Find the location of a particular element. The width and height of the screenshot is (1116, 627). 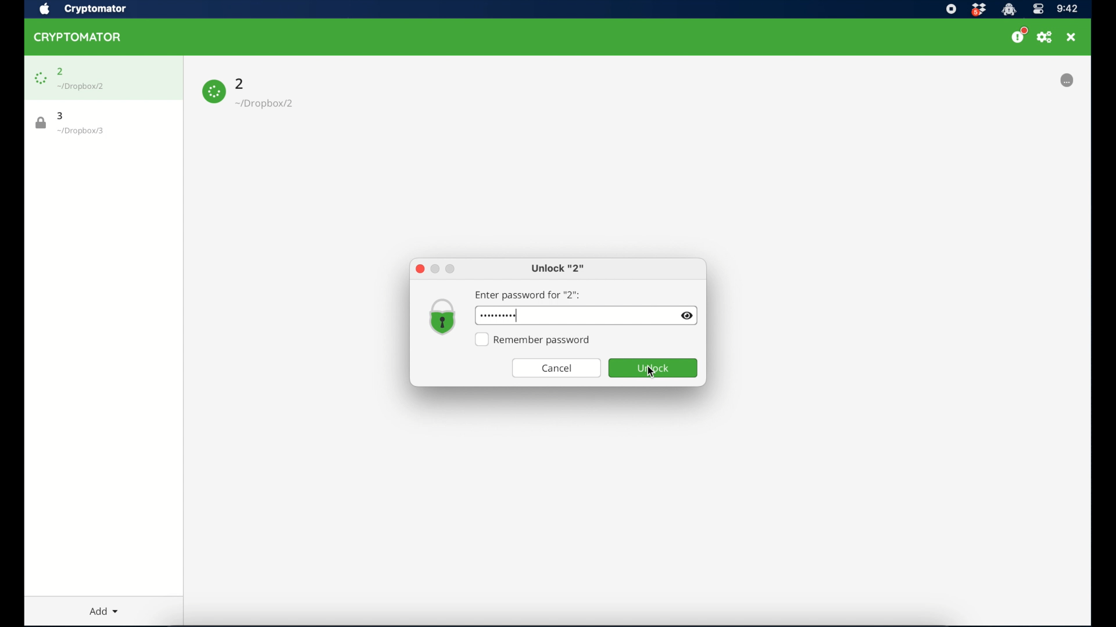

enter password 2 is located at coordinates (528, 295).